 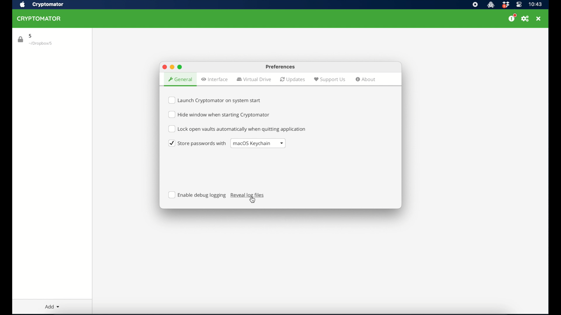 I want to click on add dropdown, so click(x=55, y=306).